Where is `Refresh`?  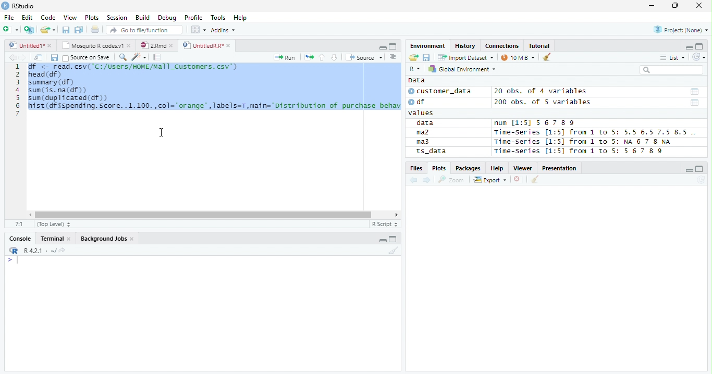 Refresh is located at coordinates (699, 56).